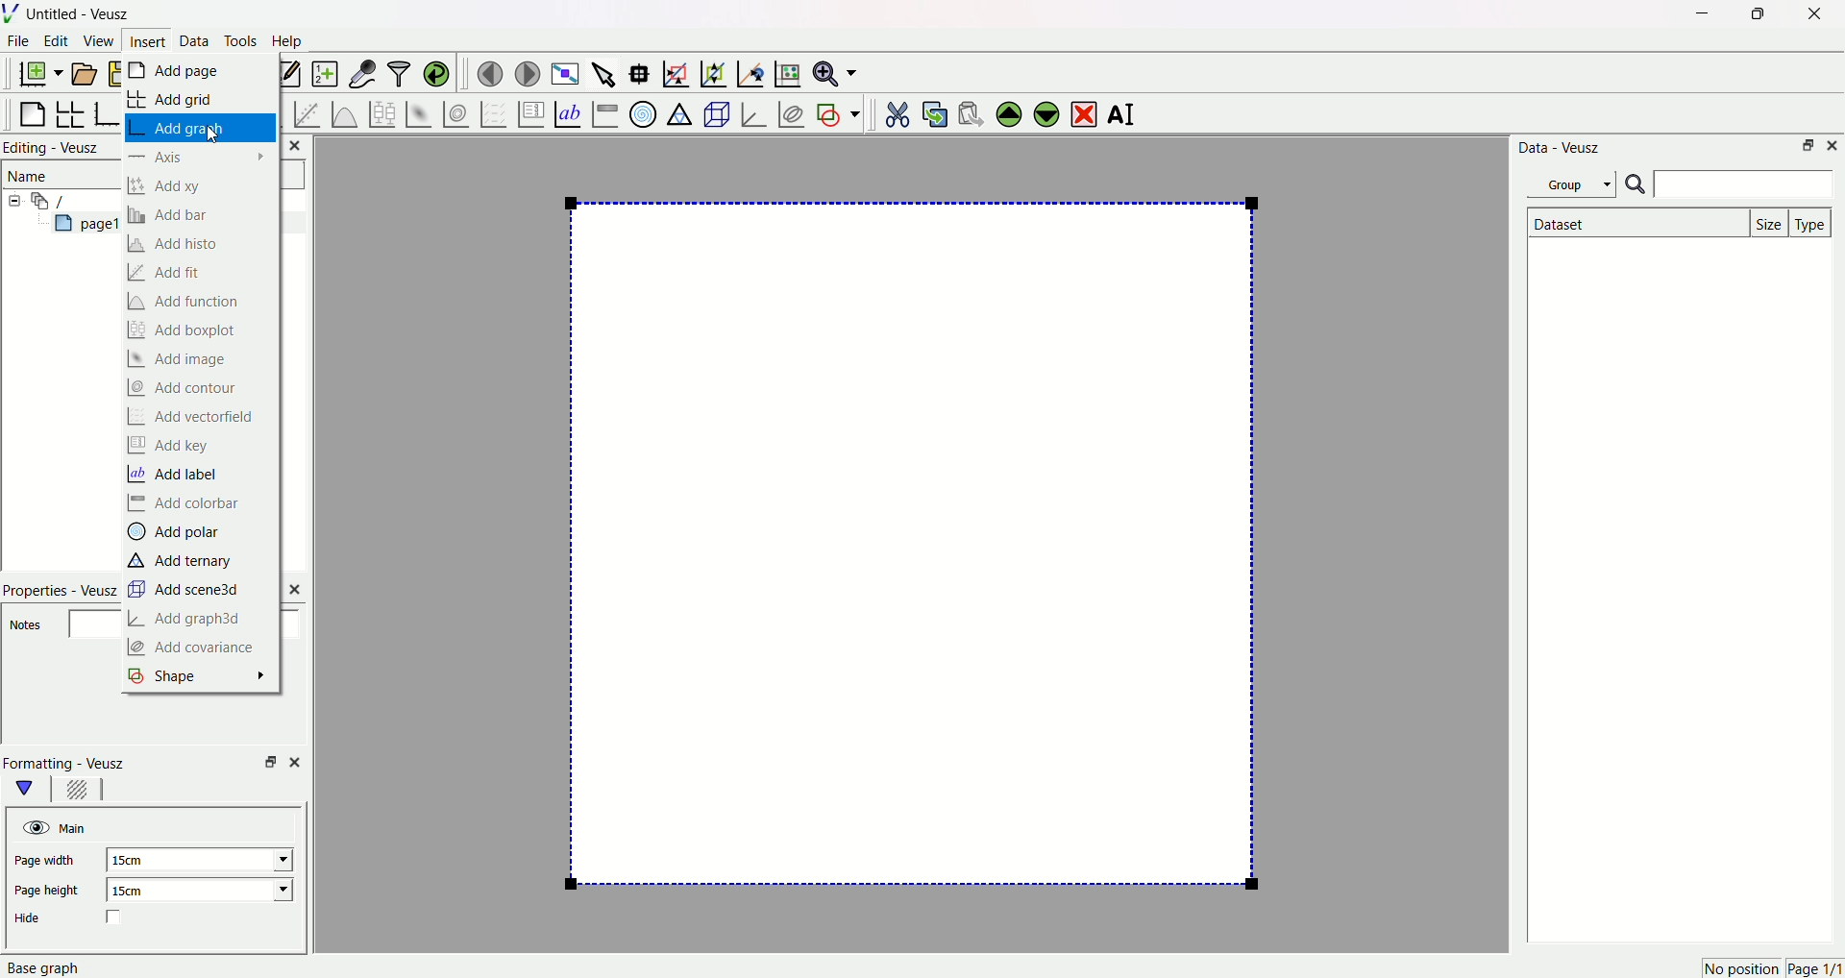 The width and height of the screenshot is (1845, 978). I want to click on Size, so click(1771, 222).